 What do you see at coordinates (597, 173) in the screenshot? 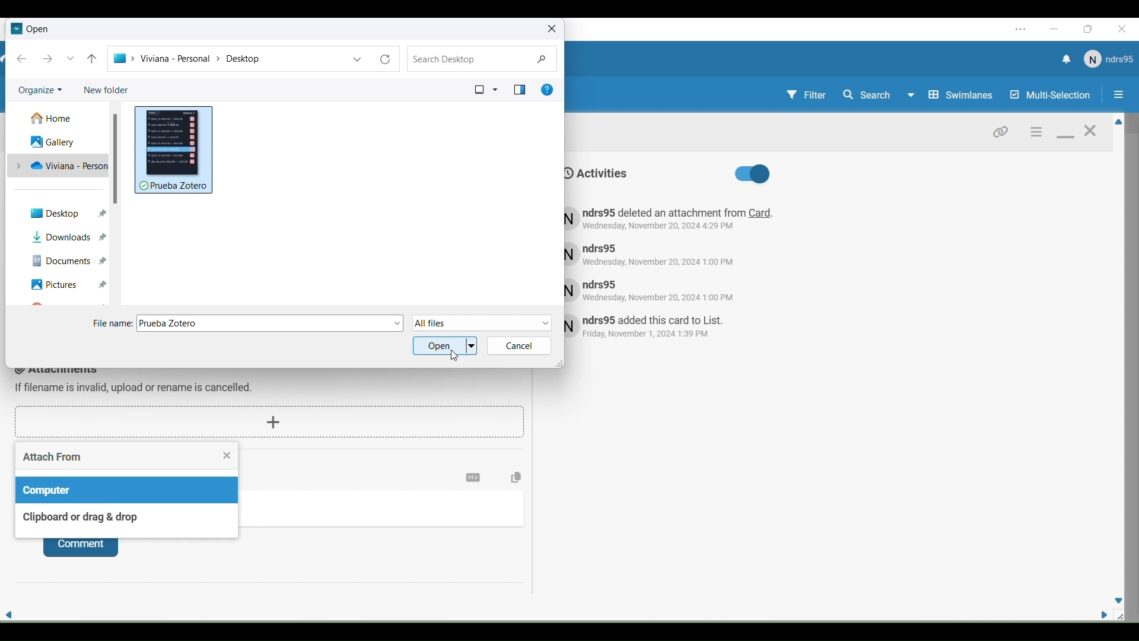
I see `Text` at bounding box center [597, 173].